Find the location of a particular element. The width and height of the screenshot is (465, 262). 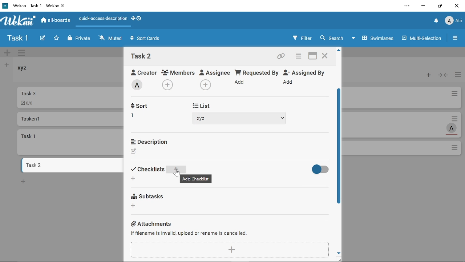

Quick access description is located at coordinates (102, 20).